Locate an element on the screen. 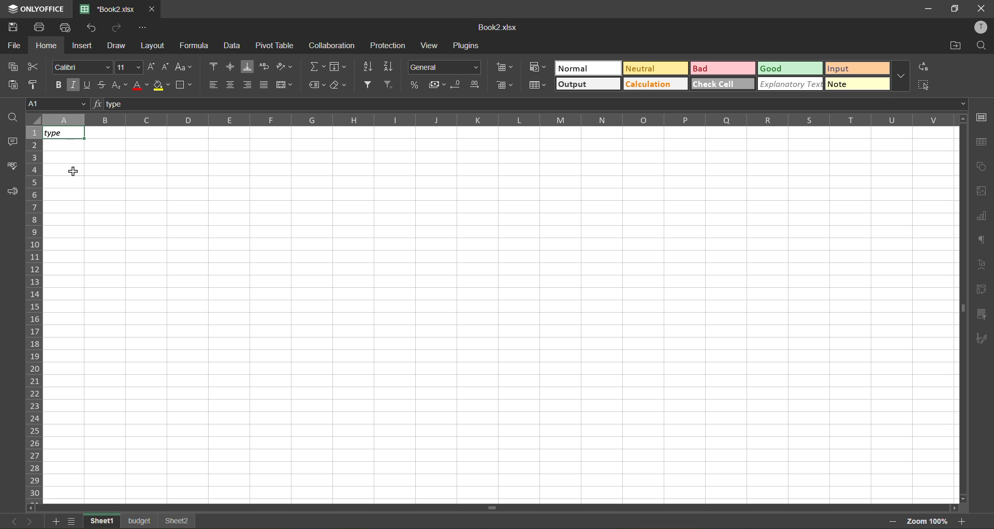  italic font enabled is located at coordinates (75, 85).